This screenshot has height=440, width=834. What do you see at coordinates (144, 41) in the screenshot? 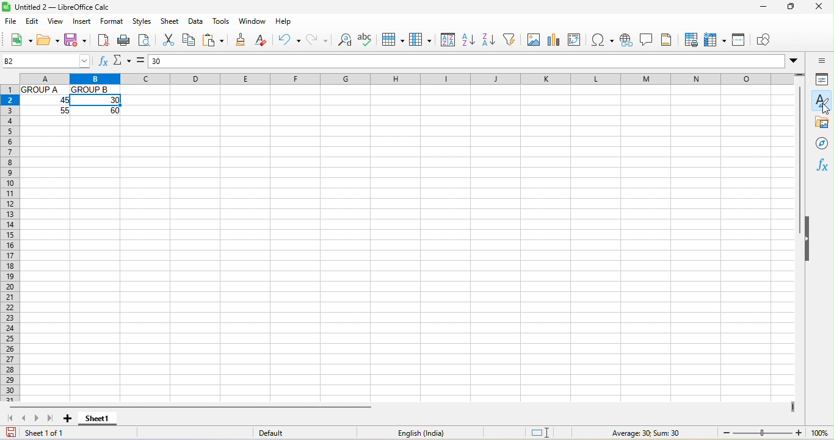
I see `print preview` at bounding box center [144, 41].